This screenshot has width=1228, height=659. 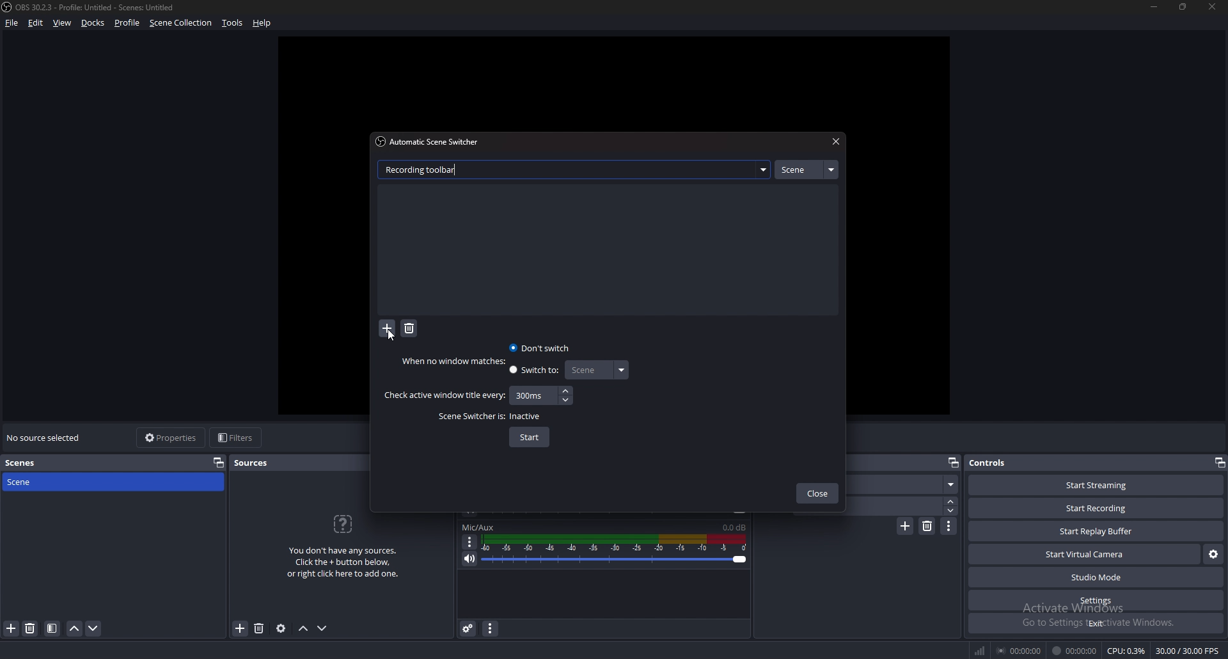 What do you see at coordinates (817, 495) in the screenshot?
I see `close` at bounding box center [817, 495].